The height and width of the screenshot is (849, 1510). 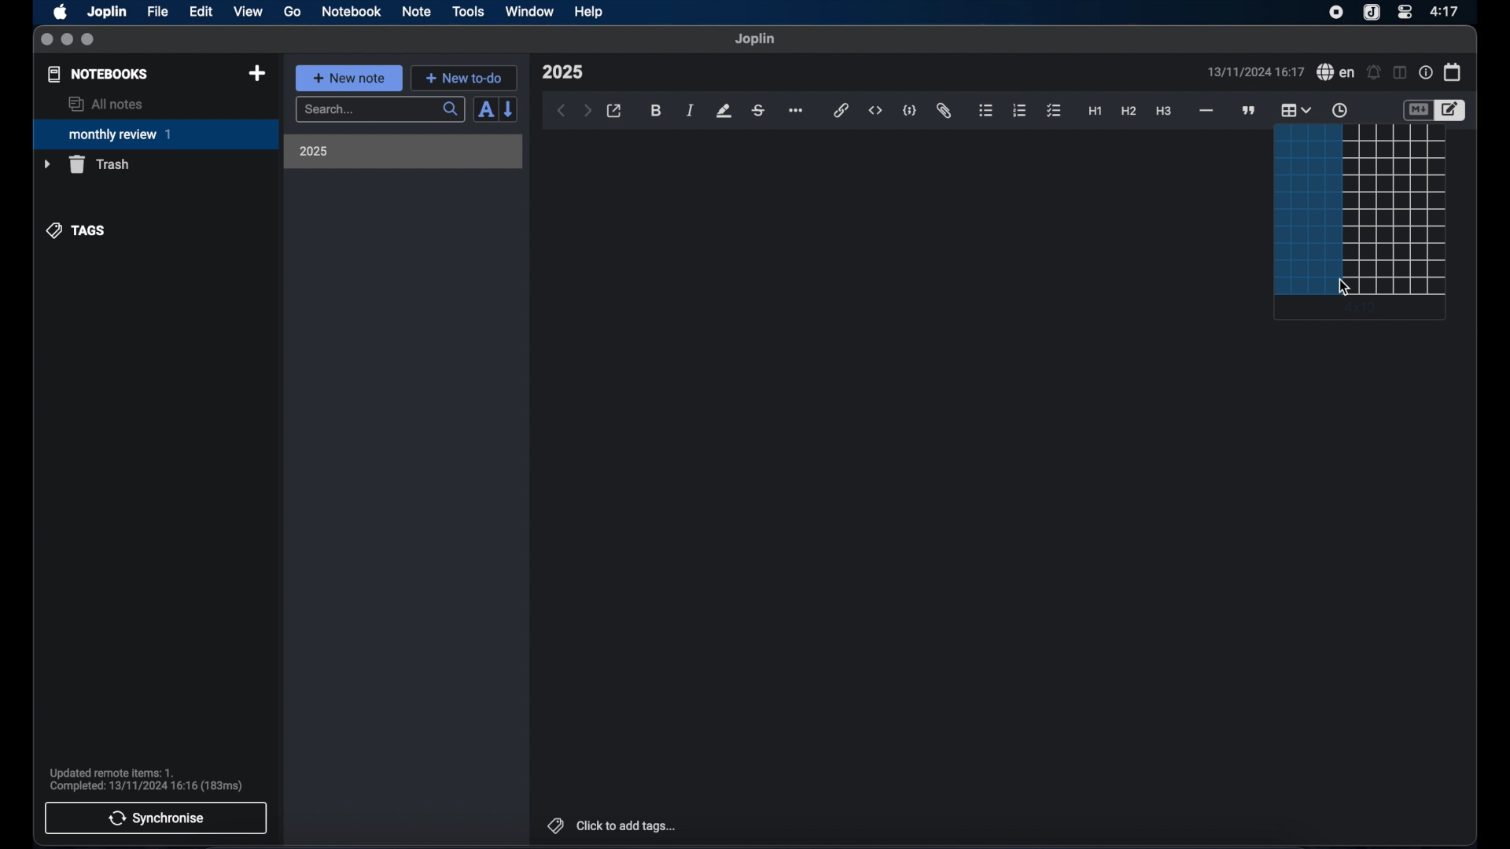 What do you see at coordinates (89, 40) in the screenshot?
I see `maximize` at bounding box center [89, 40].